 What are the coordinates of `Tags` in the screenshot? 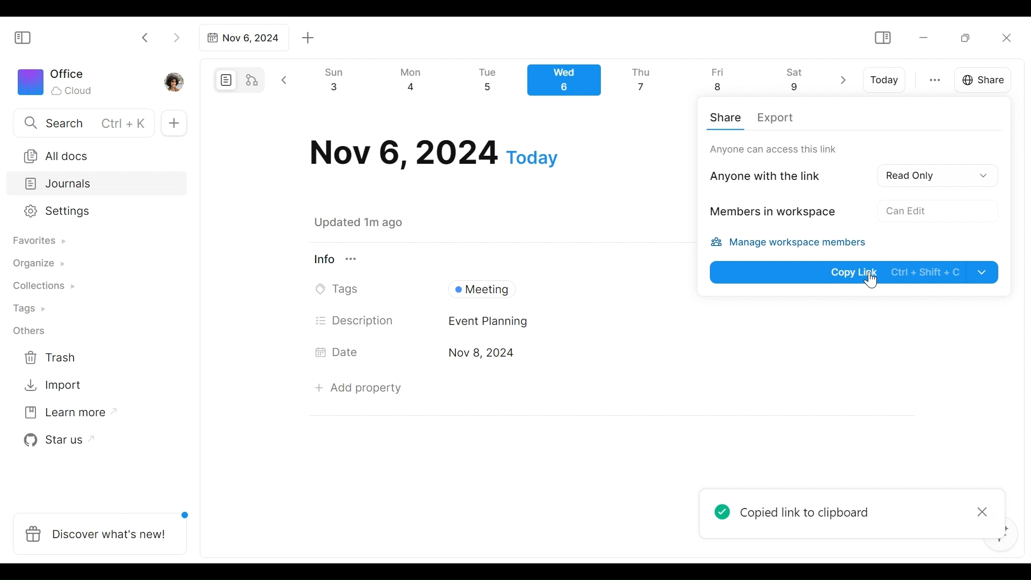 It's located at (340, 289).